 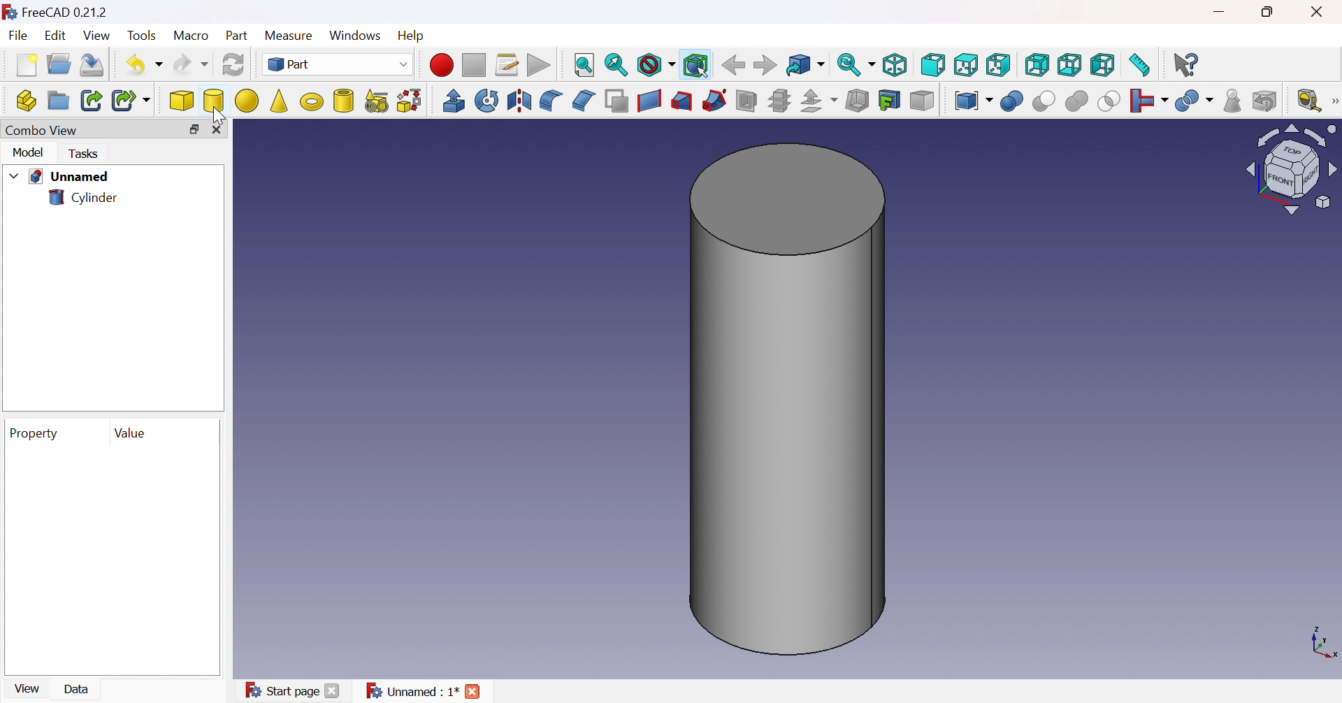 I want to click on Create projection on surface, so click(x=891, y=101).